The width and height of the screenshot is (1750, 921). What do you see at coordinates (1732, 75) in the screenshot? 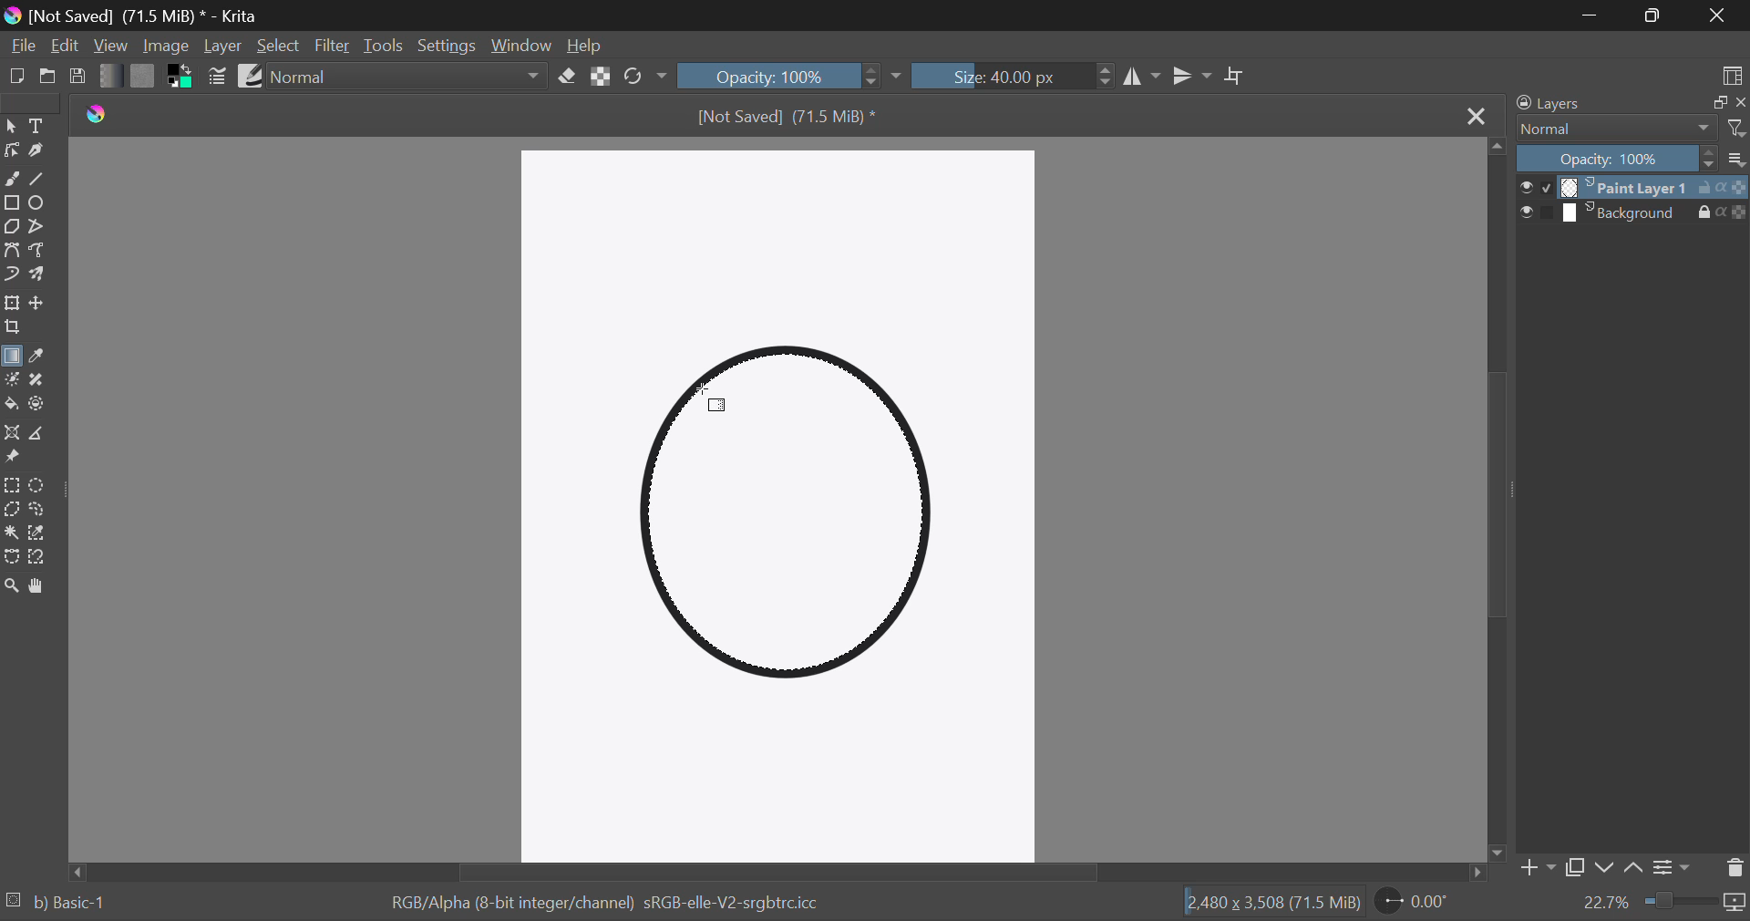
I see `Choose Workspace` at bounding box center [1732, 75].